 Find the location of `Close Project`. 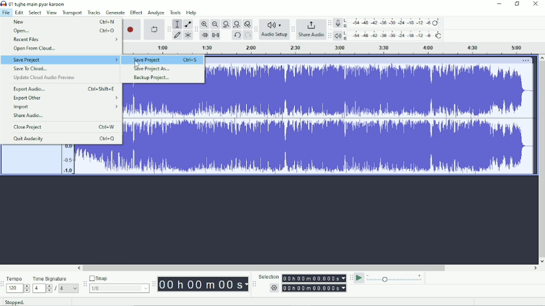

Close Project is located at coordinates (66, 127).